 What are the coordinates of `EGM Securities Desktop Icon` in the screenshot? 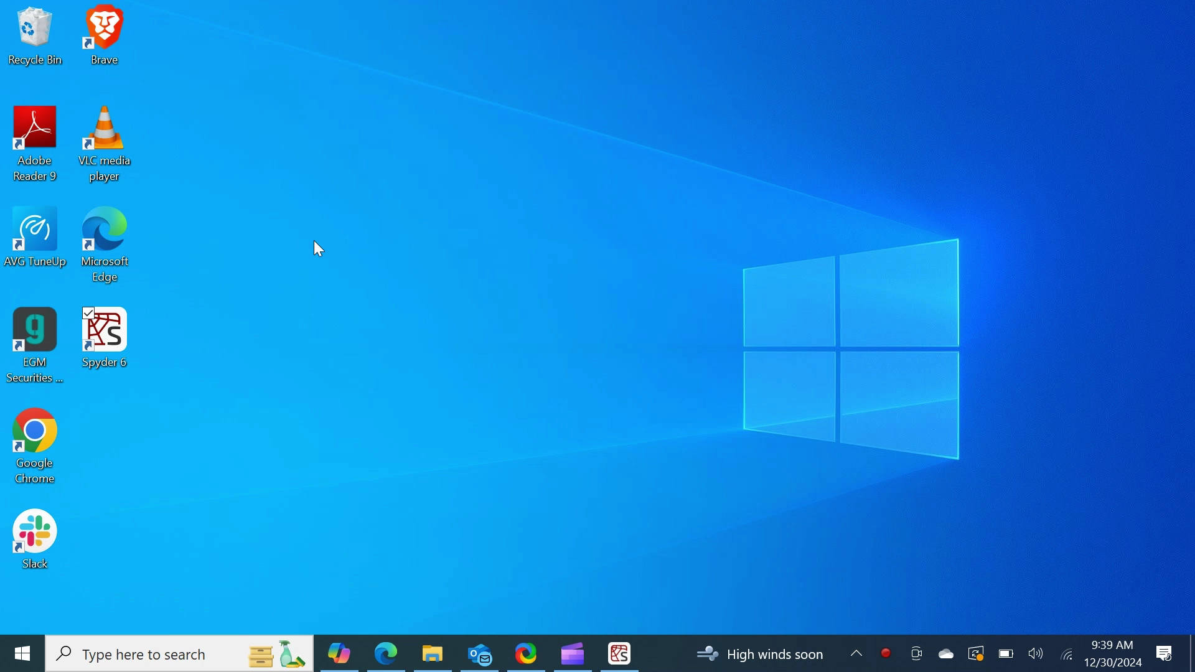 It's located at (35, 347).